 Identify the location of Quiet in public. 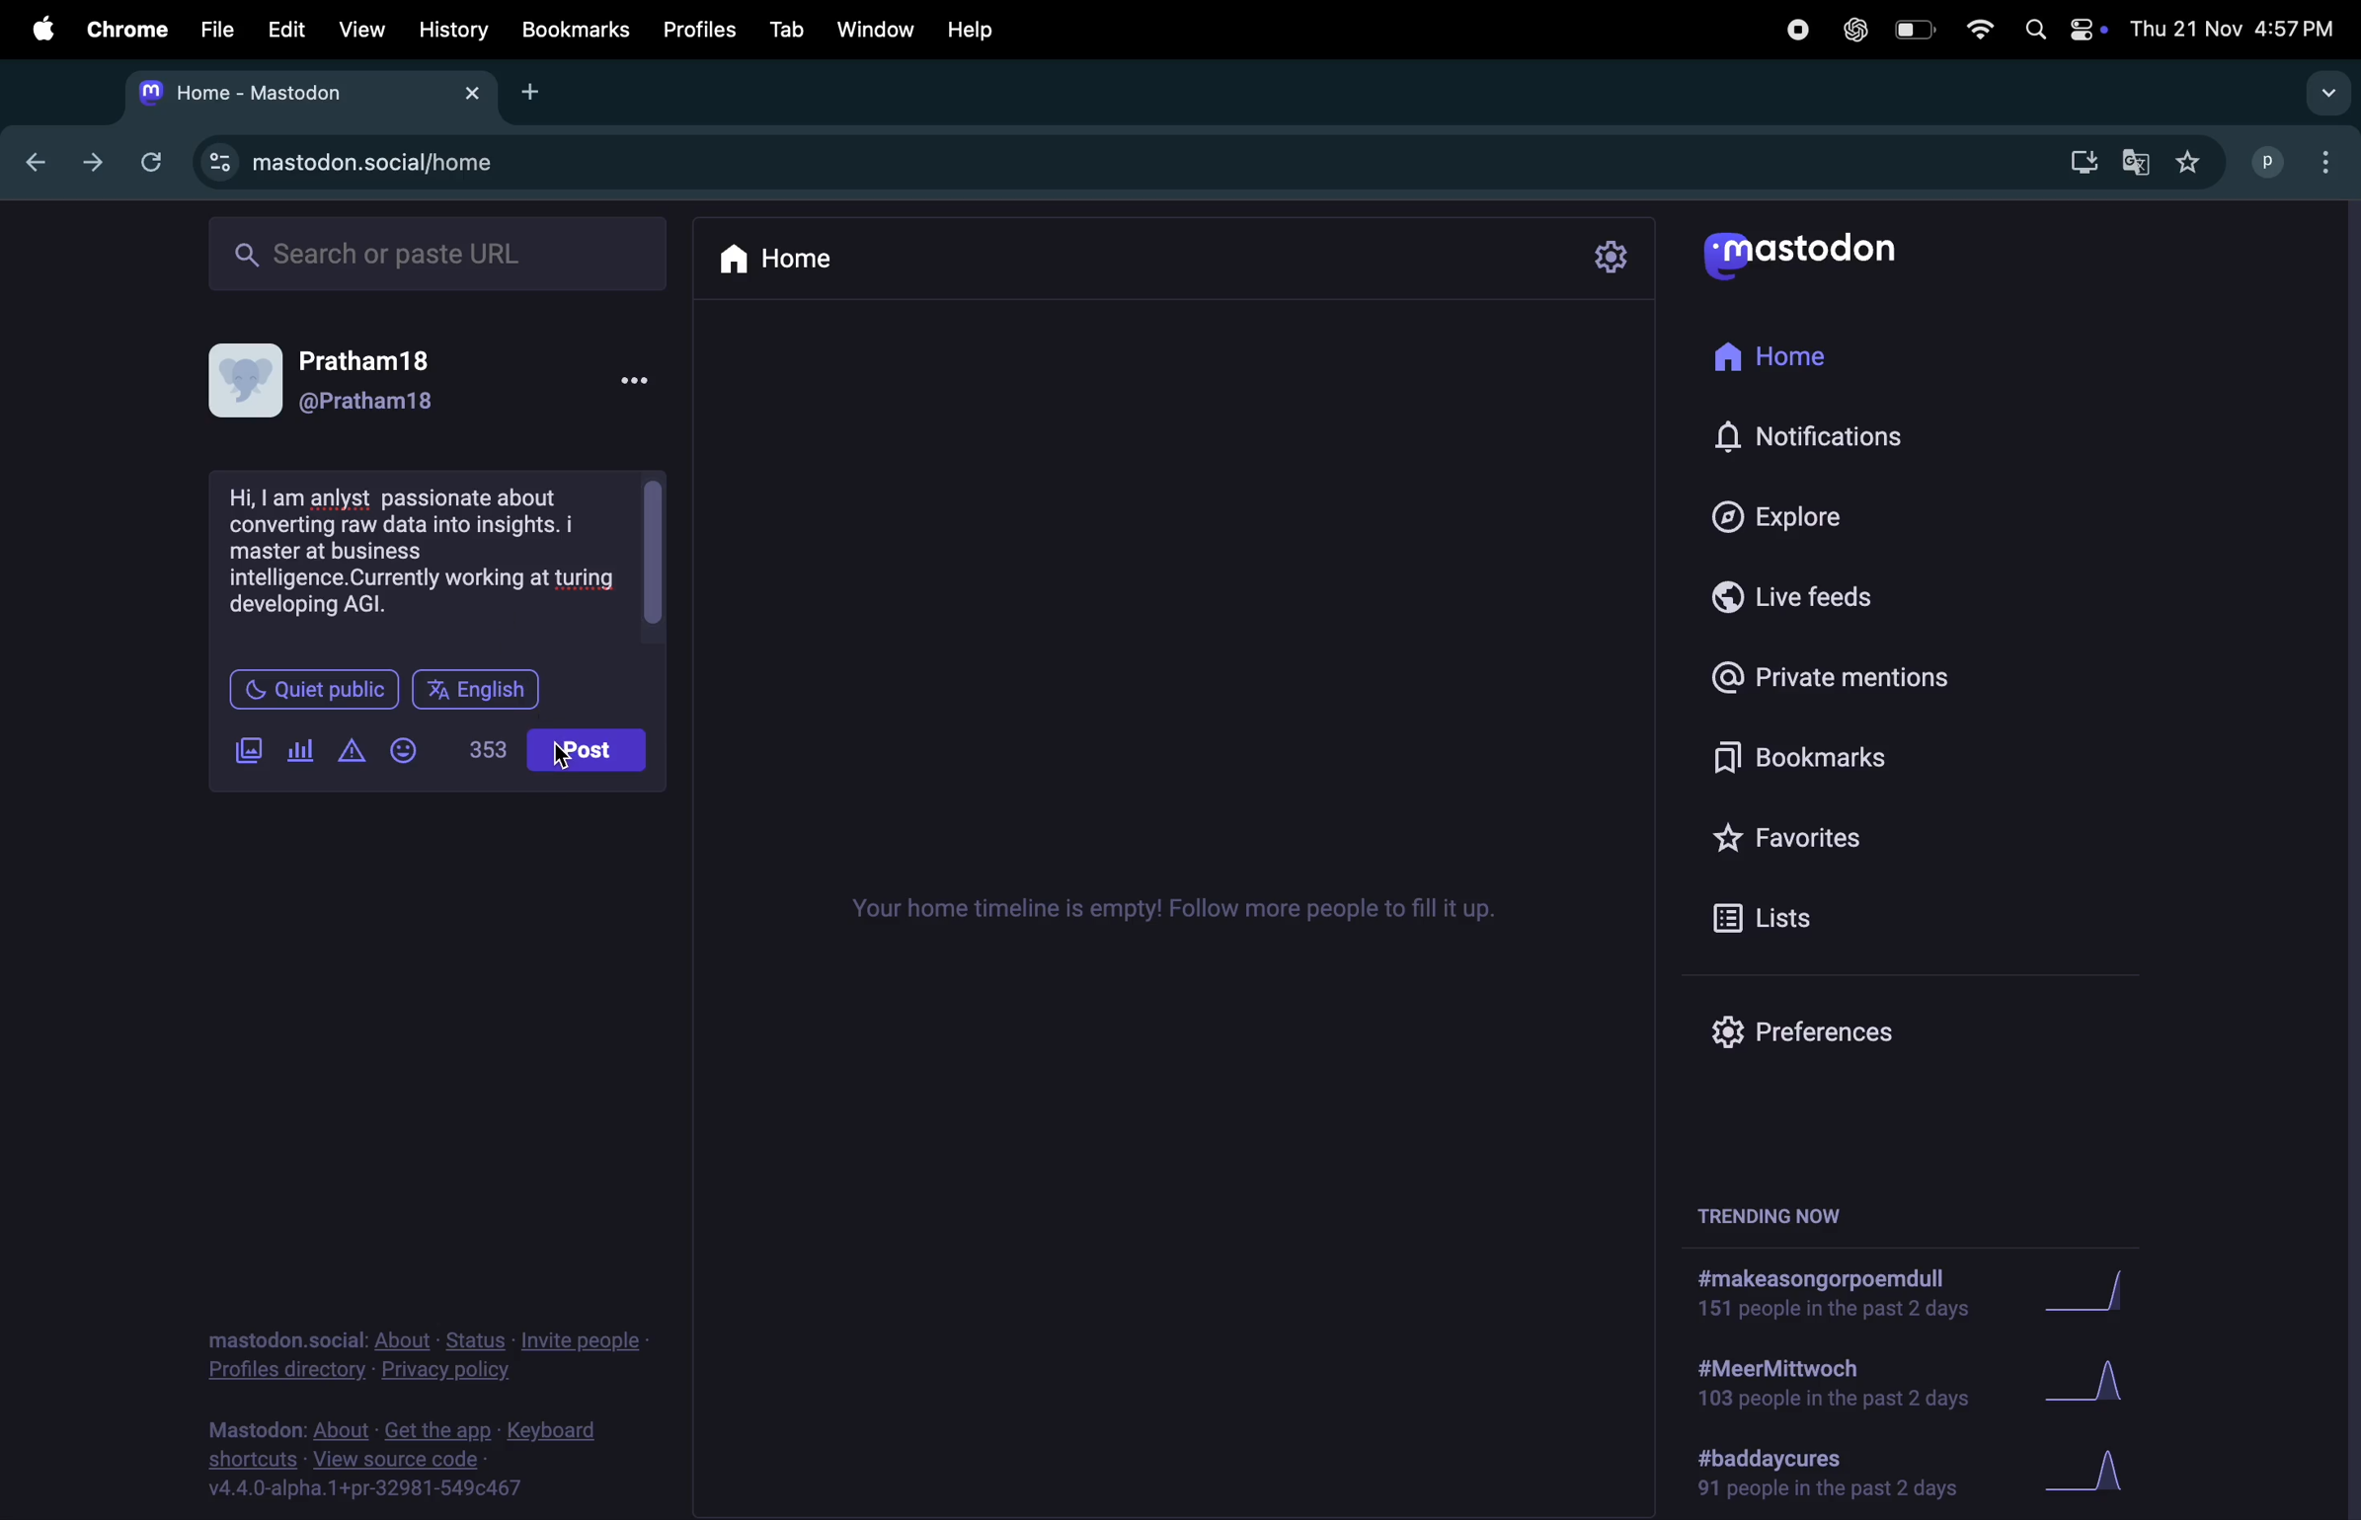
(312, 689).